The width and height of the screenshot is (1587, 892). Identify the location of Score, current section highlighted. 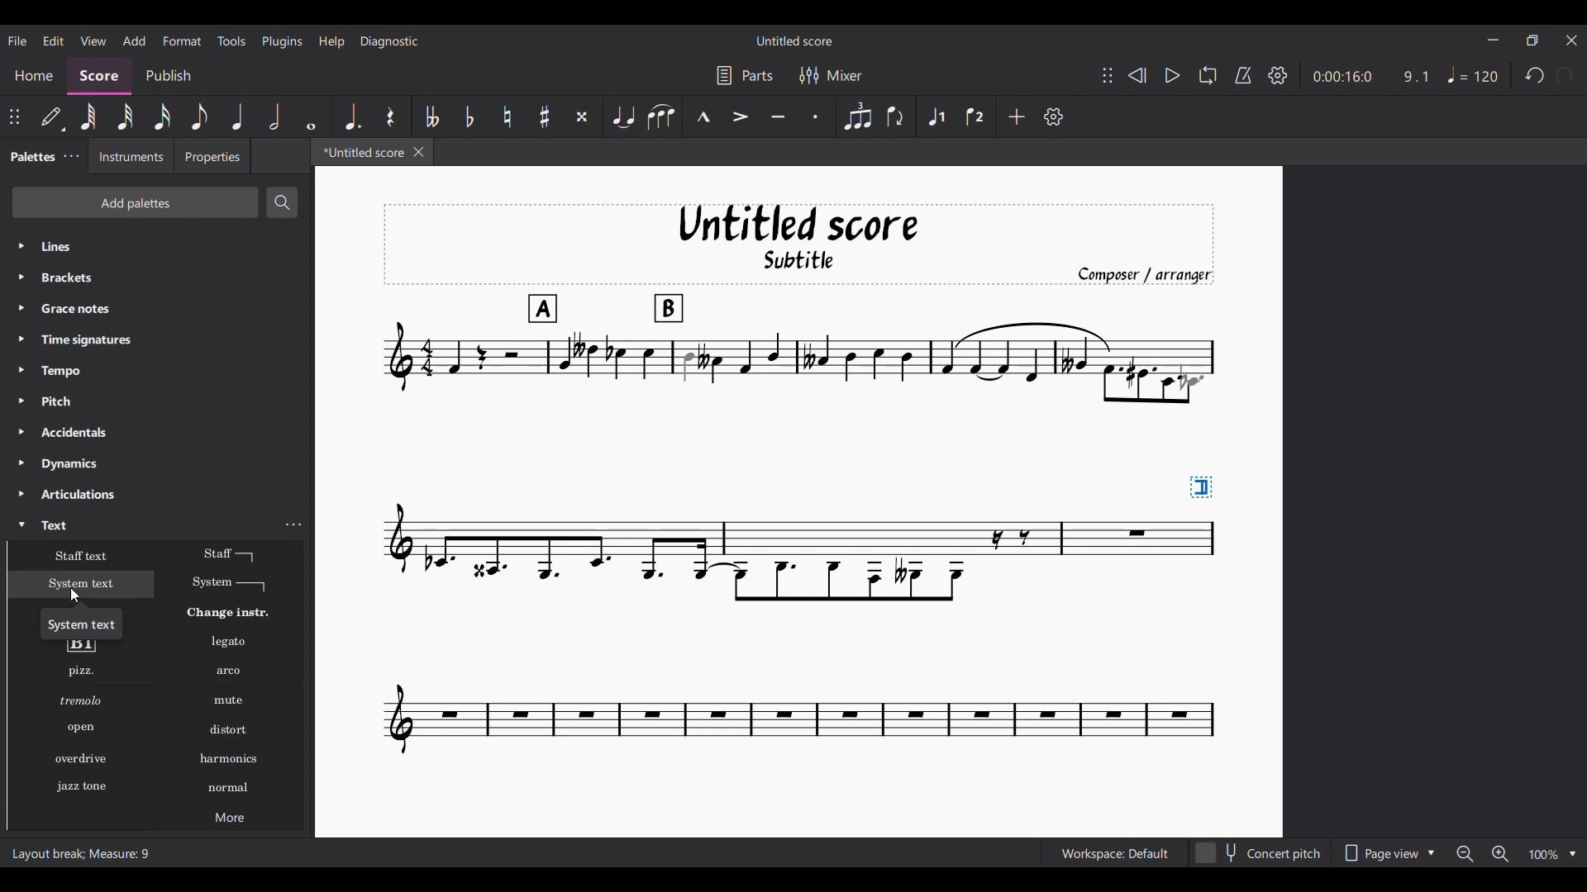
(99, 76).